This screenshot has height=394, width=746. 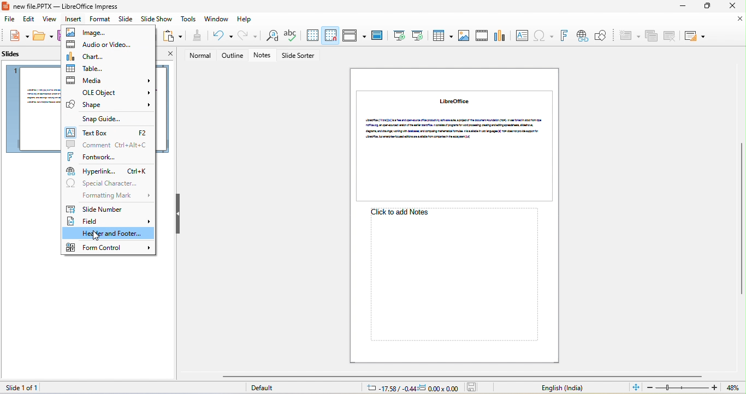 What do you see at coordinates (312, 35) in the screenshot?
I see `display to grid` at bounding box center [312, 35].